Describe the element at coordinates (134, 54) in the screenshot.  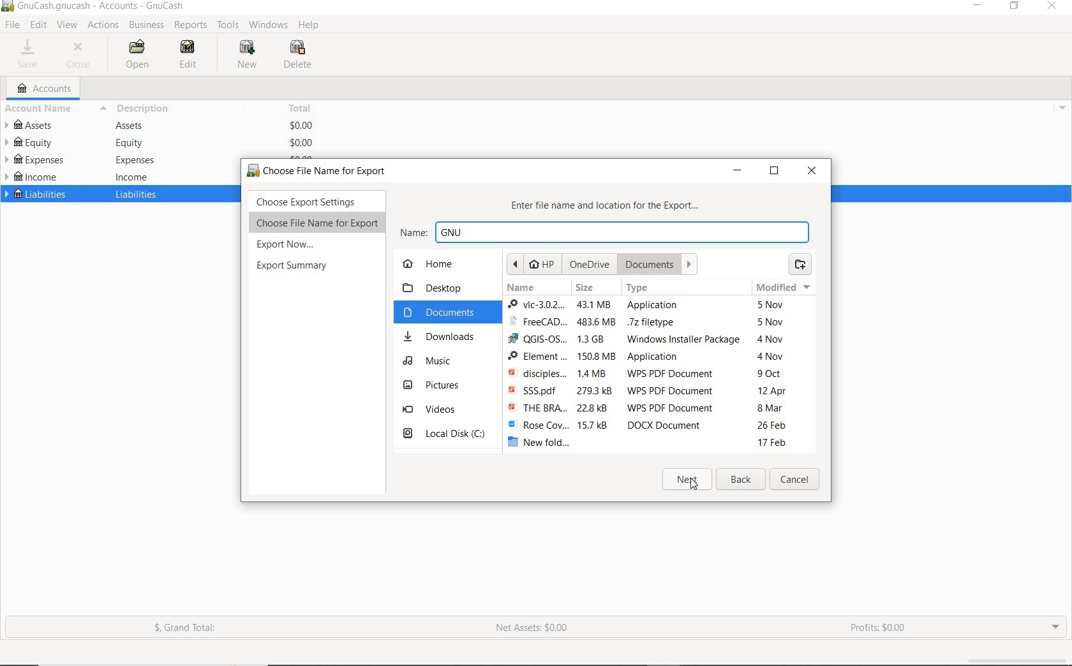
I see `OPEN` at that location.